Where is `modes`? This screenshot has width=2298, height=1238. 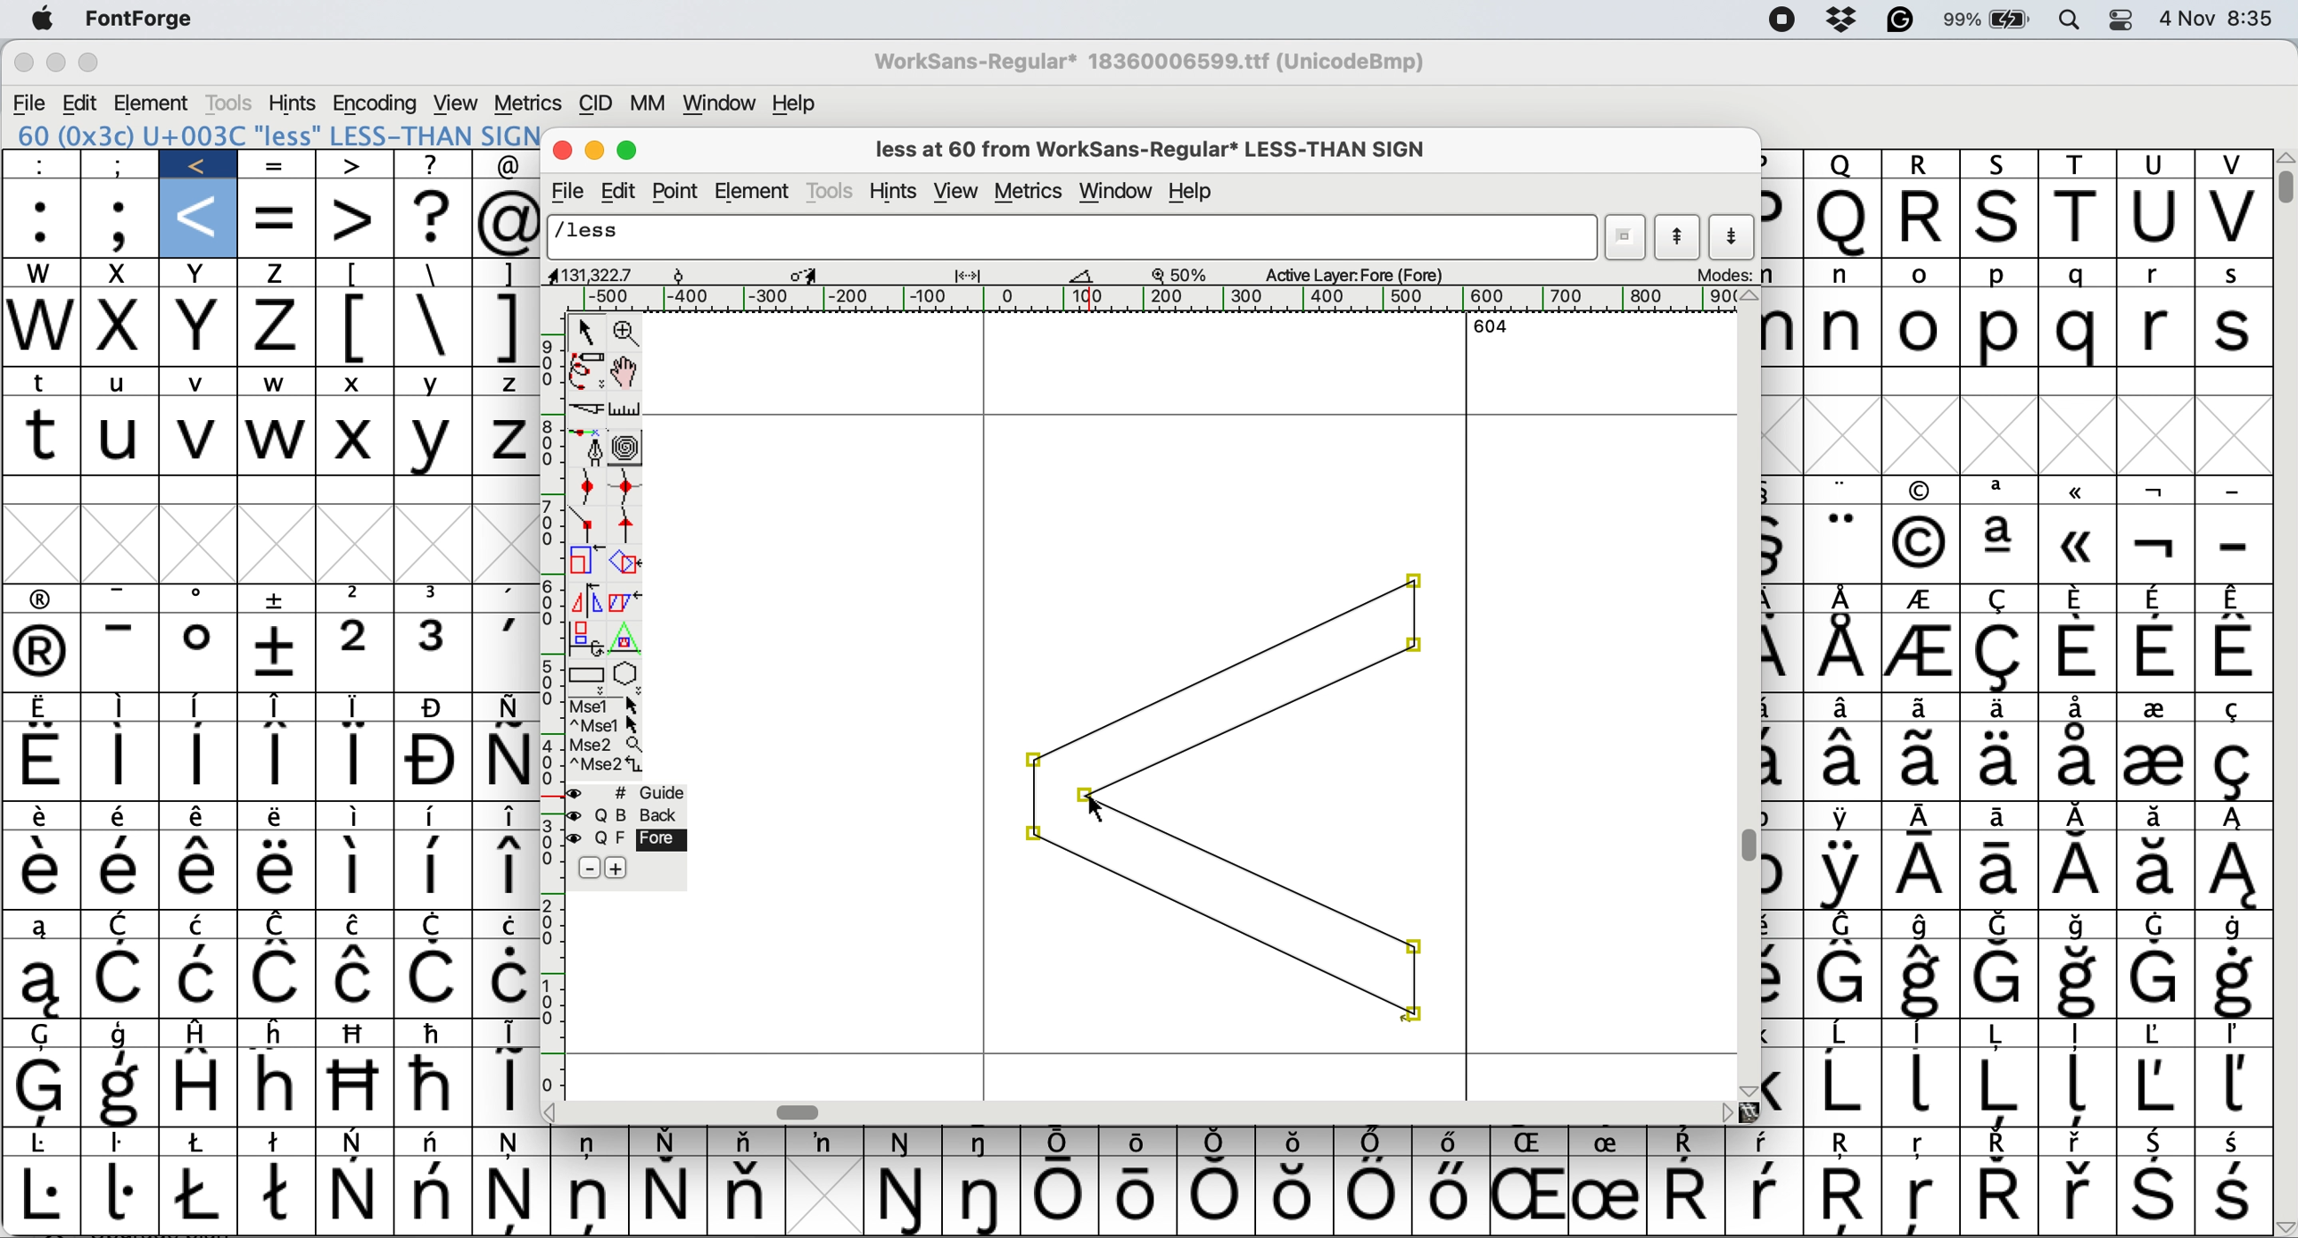 modes is located at coordinates (1726, 274).